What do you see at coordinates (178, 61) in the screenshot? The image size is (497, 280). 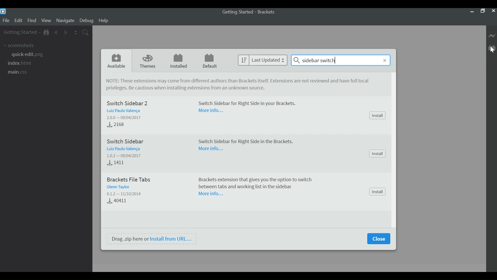 I see `Installed` at bounding box center [178, 61].